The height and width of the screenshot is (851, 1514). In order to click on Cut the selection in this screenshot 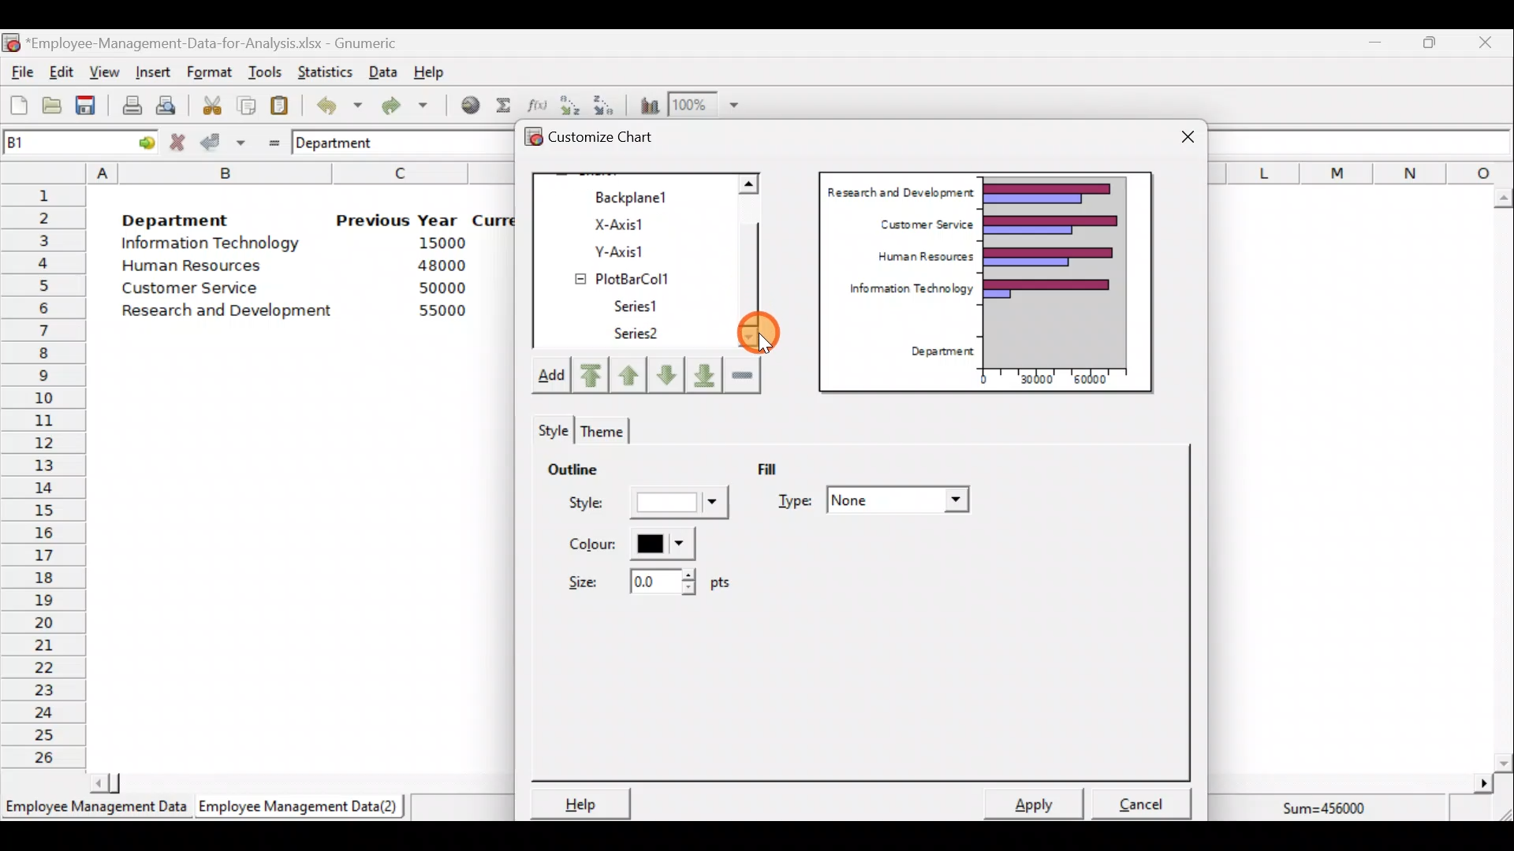, I will do `click(207, 103)`.